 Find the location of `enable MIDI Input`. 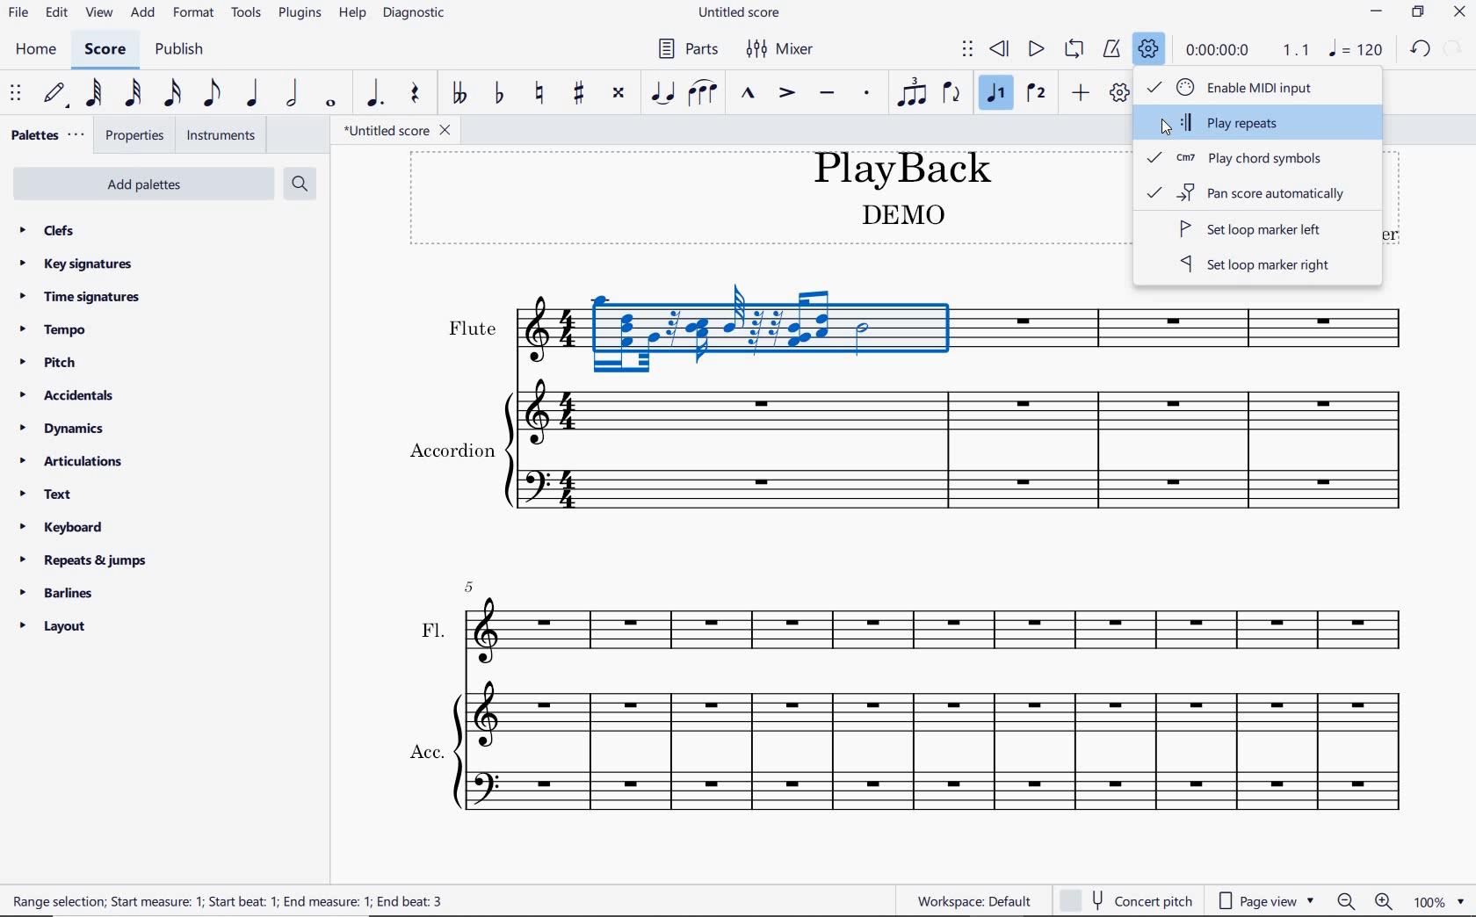

enable MIDI Input is located at coordinates (1255, 86).